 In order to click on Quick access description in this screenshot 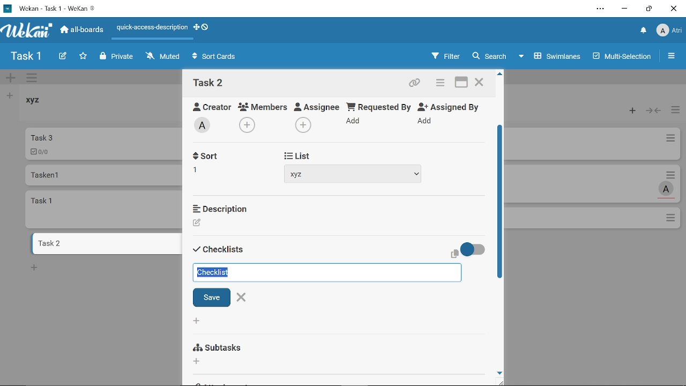, I will do `click(150, 29)`.